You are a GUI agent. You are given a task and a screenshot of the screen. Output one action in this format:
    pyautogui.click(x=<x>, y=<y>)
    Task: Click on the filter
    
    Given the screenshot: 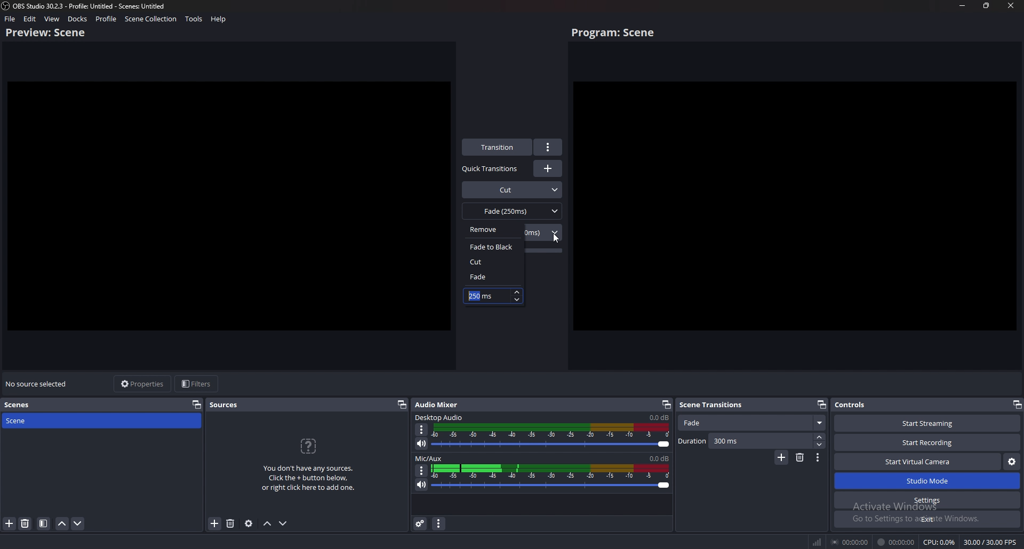 What is the action you would take?
    pyautogui.click(x=44, y=524)
    